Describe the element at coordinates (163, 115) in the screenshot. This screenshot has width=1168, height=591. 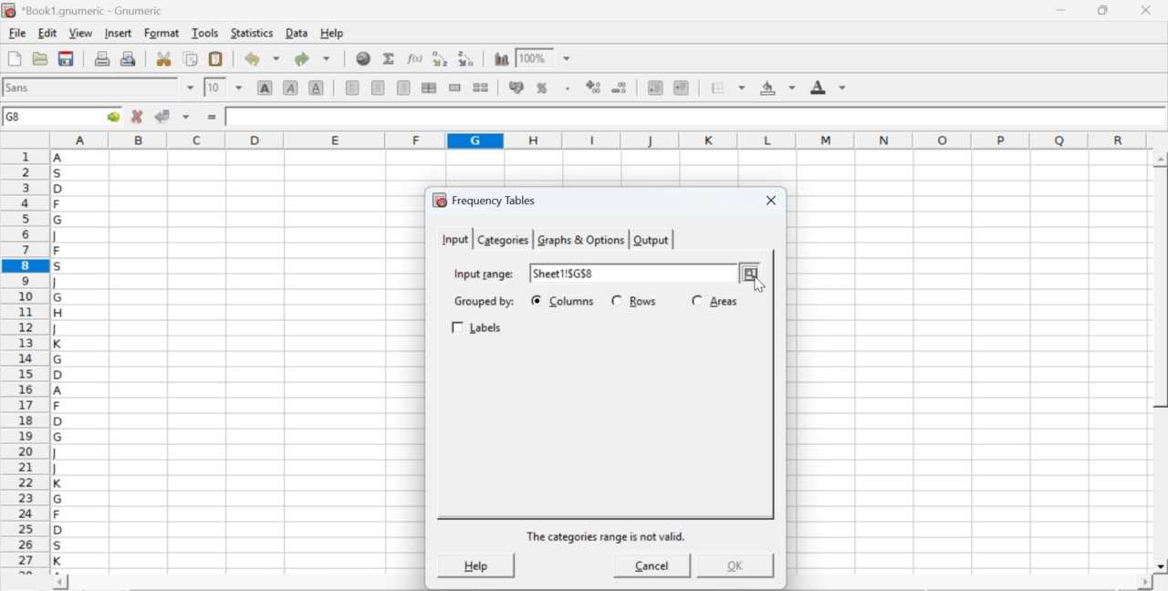
I see `accept changes` at that location.